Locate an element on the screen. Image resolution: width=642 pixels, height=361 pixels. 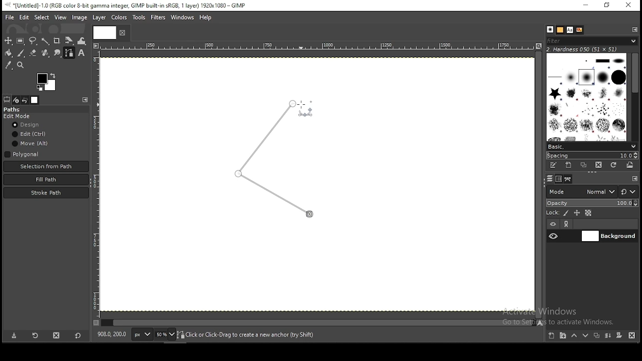
reset to default values is located at coordinates (78, 338).